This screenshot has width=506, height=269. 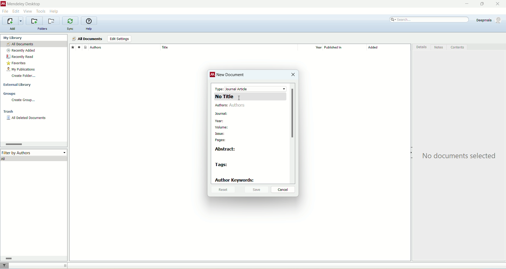 What do you see at coordinates (312, 47) in the screenshot?
I see `year` at bounding box center [312, 47].